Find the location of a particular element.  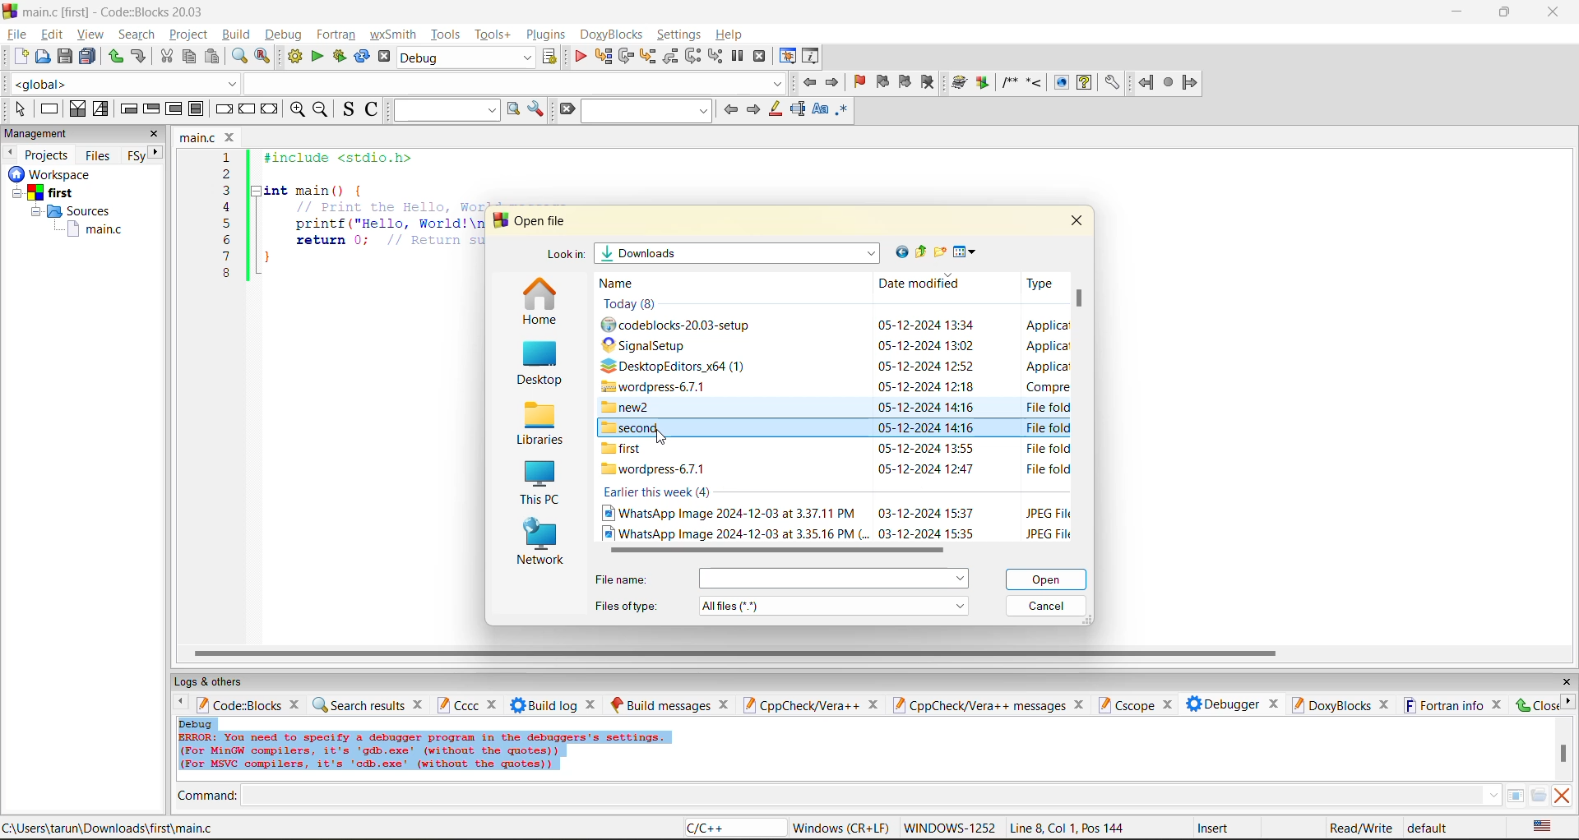

file name is located at coordinates (199, 137).